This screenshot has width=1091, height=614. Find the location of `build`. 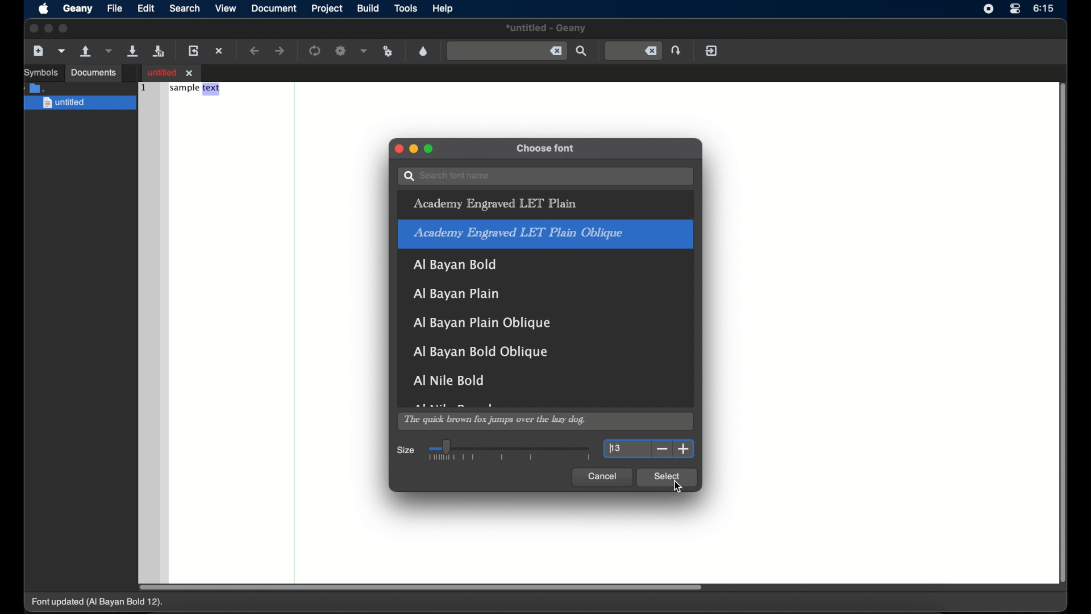

build is located at coordinates (368, 9).